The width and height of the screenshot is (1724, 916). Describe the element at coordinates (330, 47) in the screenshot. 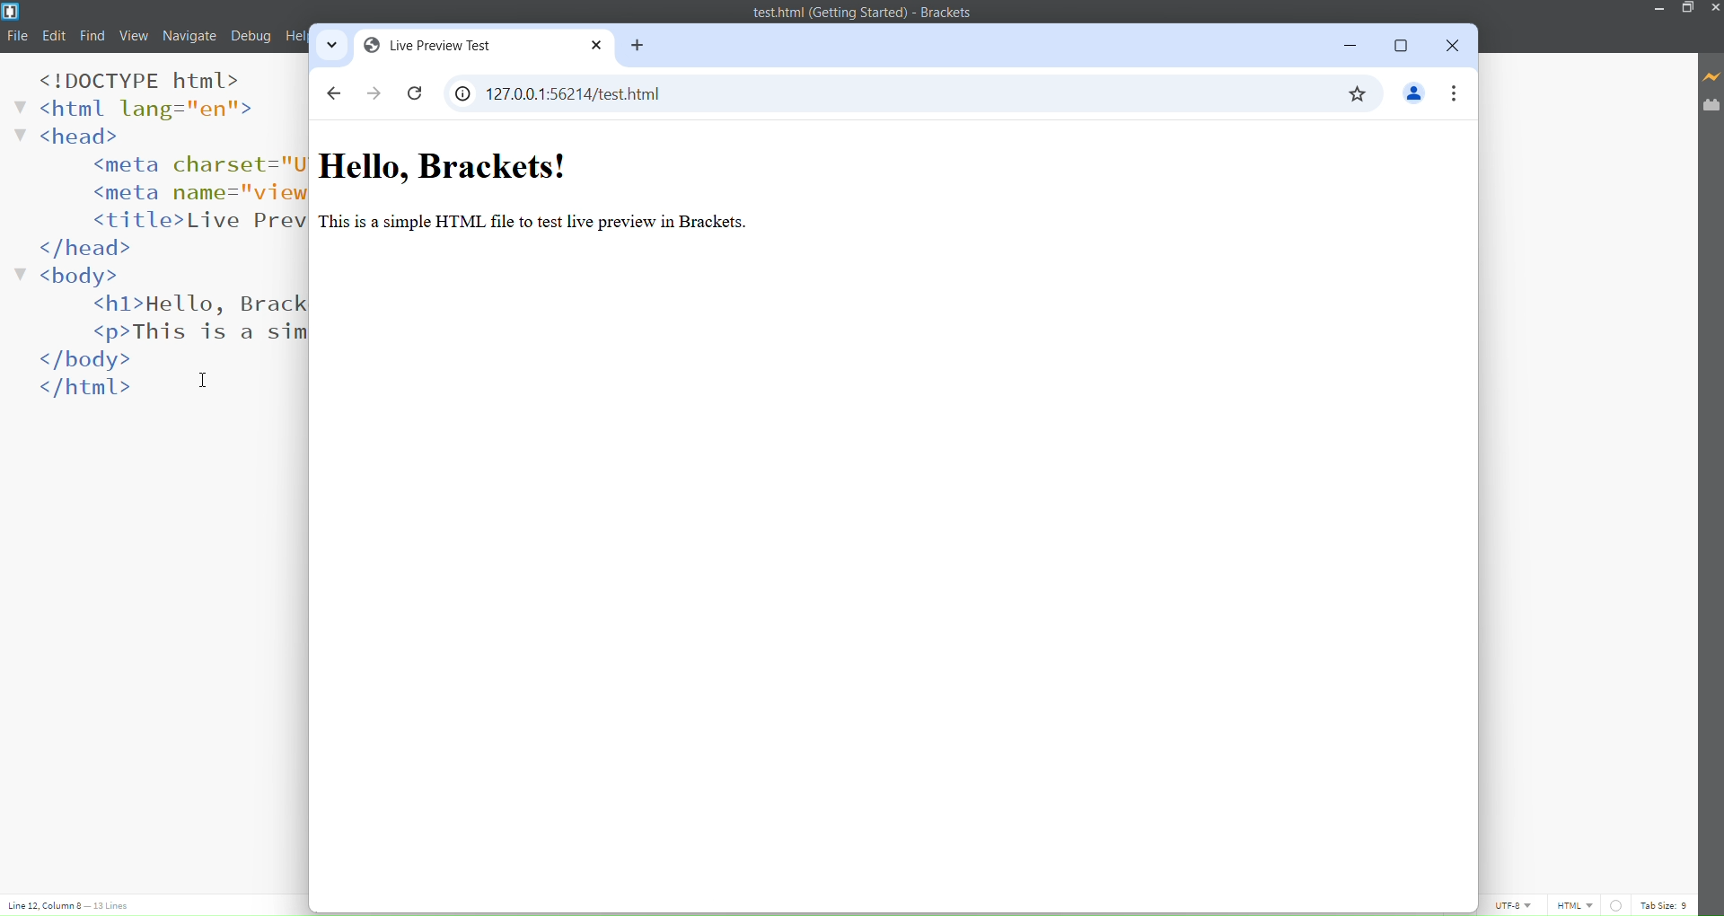

I see `Search Tabs` at that location.